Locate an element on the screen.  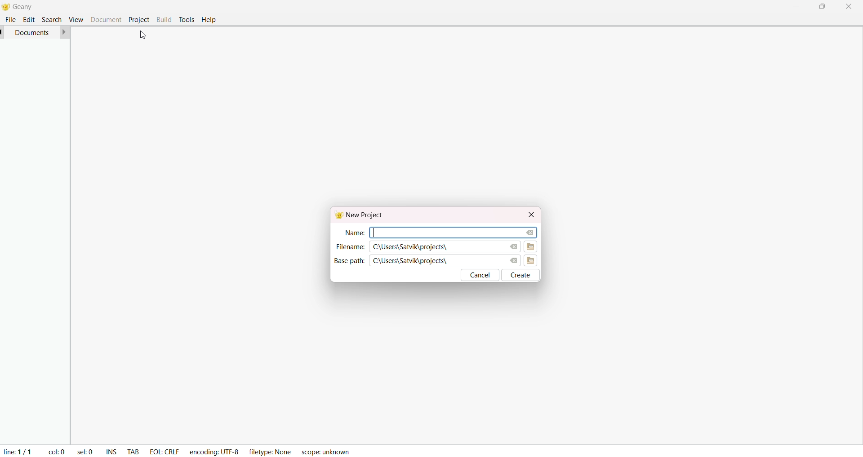
documents is located at coordinates (33, 32).